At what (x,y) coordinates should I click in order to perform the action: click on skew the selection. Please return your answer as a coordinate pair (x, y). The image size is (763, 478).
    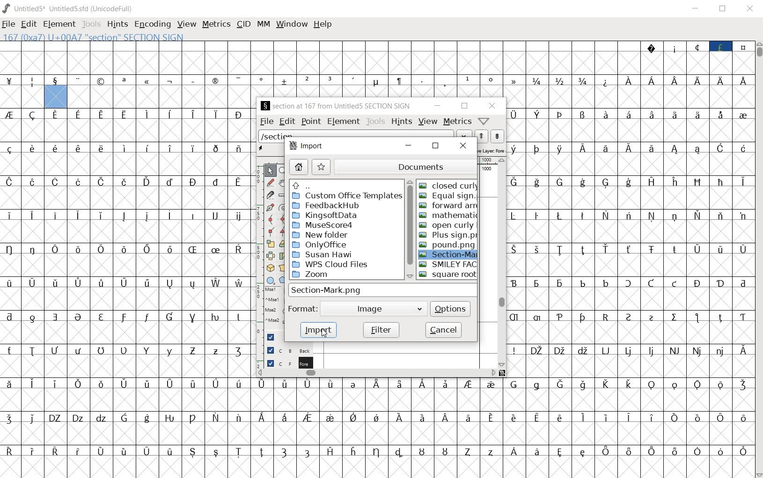
    Looking at the image, I should click on (283, 255).